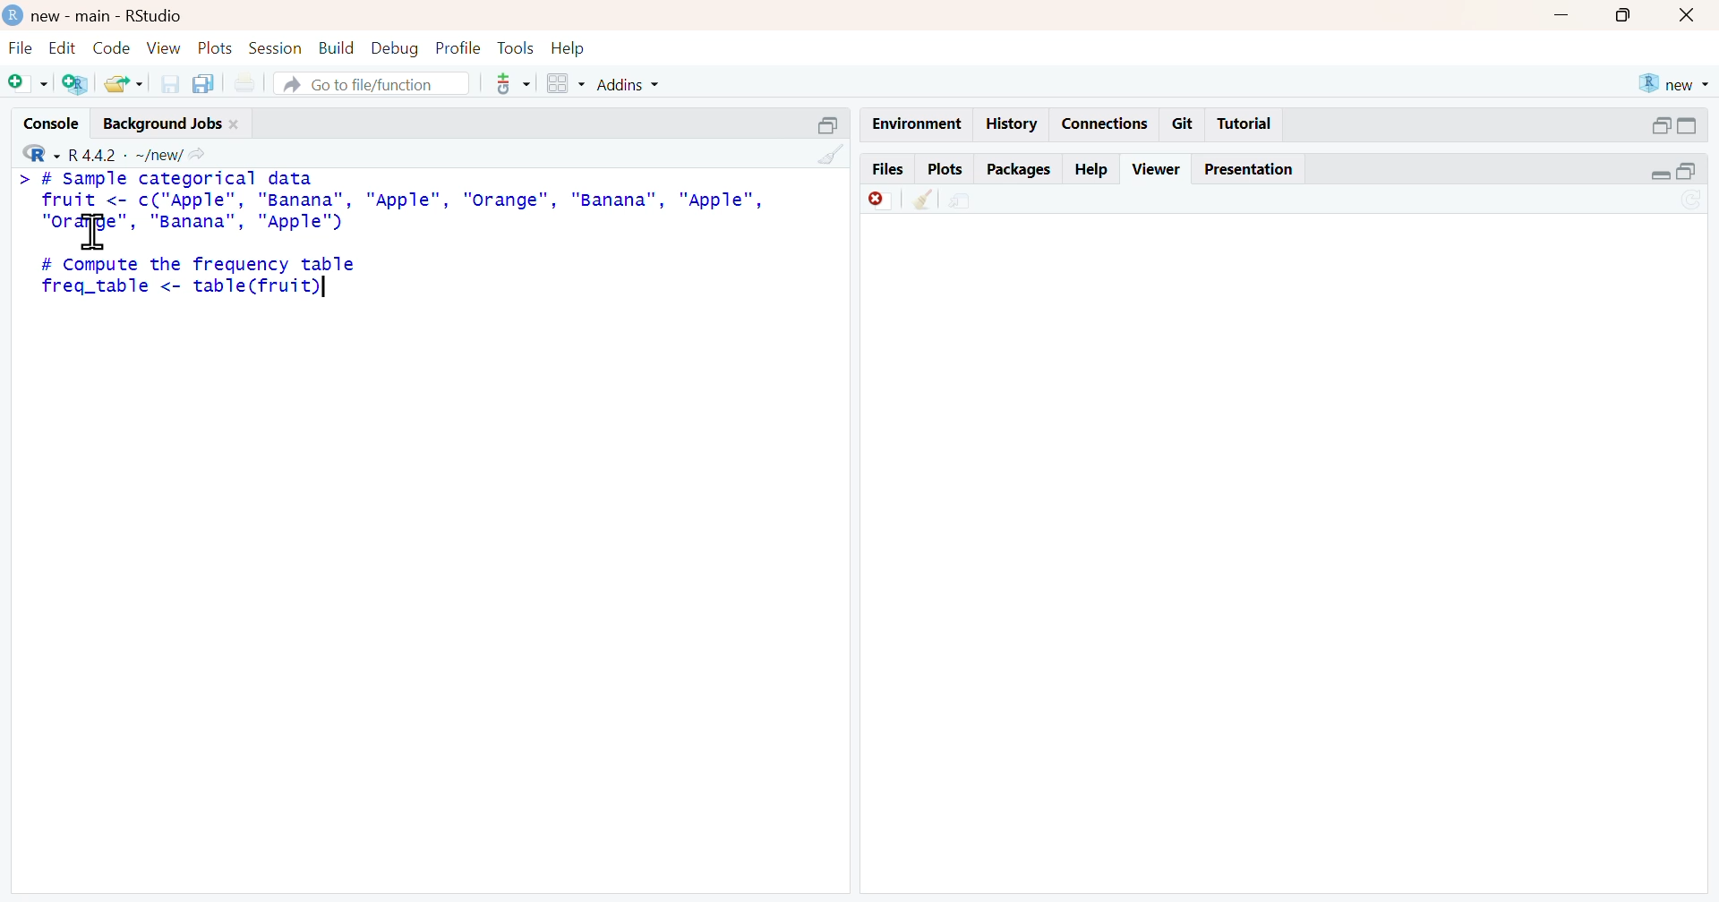  What do you see at coordinates (216, 49) in the screenshot?
I see `plots` at bounding box center [216, 49].